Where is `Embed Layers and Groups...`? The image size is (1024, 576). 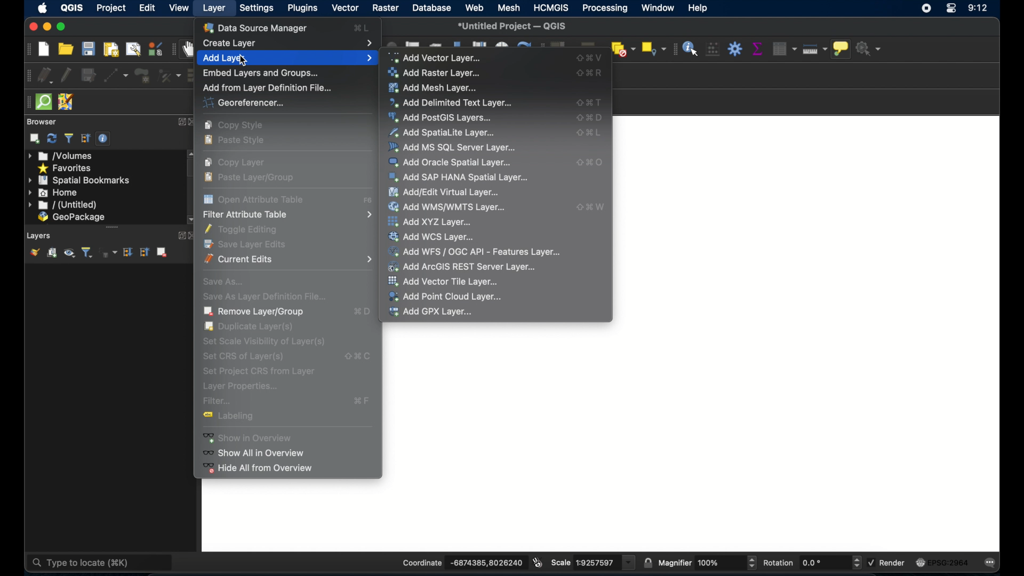 Embed Layers and Groups... is located at coordinates (268, 73).